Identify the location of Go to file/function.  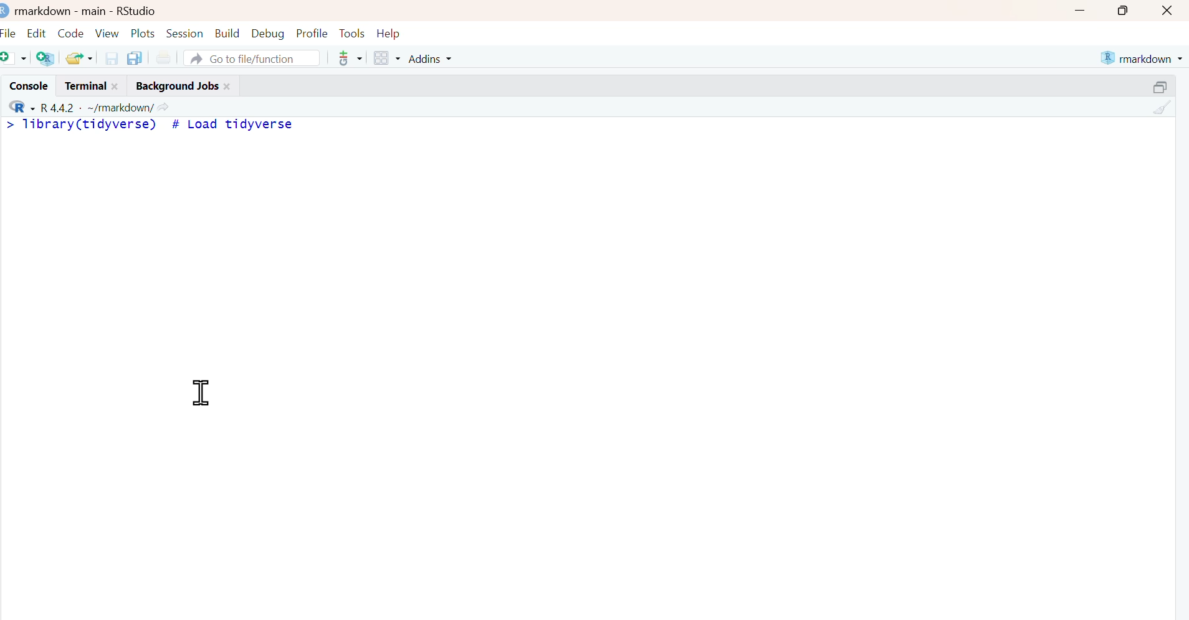
(253, 57).